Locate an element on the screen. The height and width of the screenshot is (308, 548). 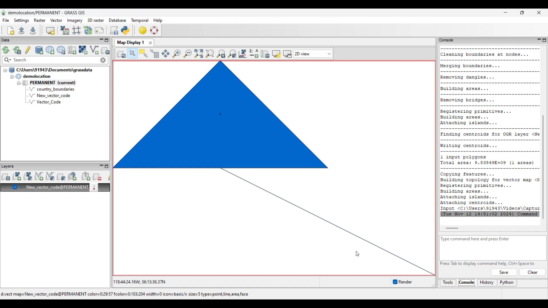
Tools, current selection is located at coordinates (448, 283).